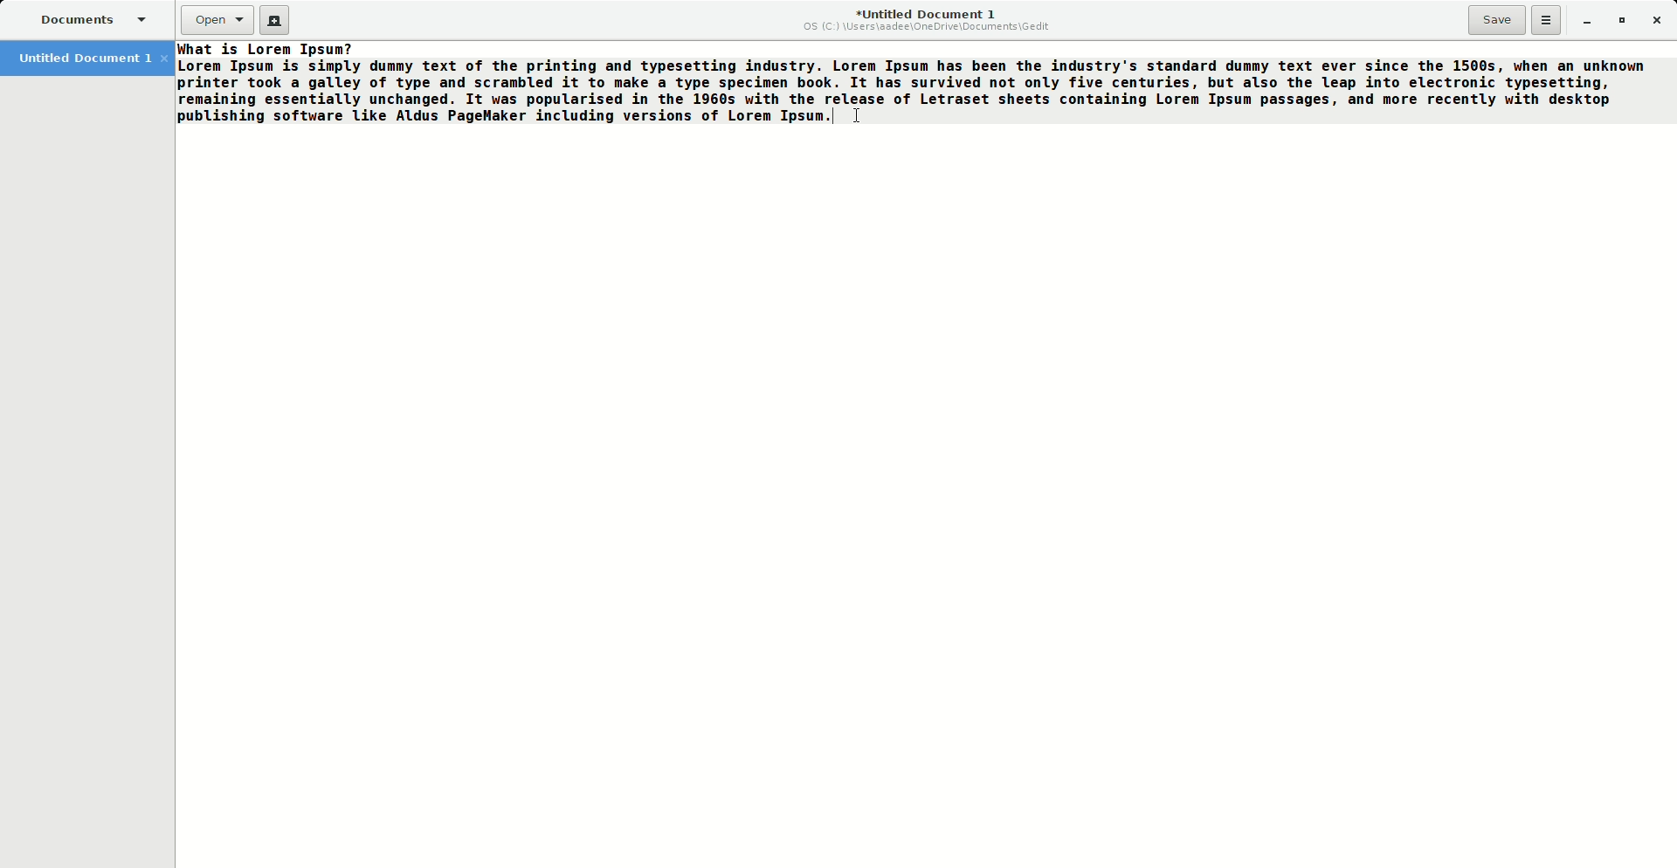 The height and width of the screenshot is (868, 1677). What do you see at coordinates (91, 19) in the screenshot?
I see `Documents` at bounding box center [91, 19].